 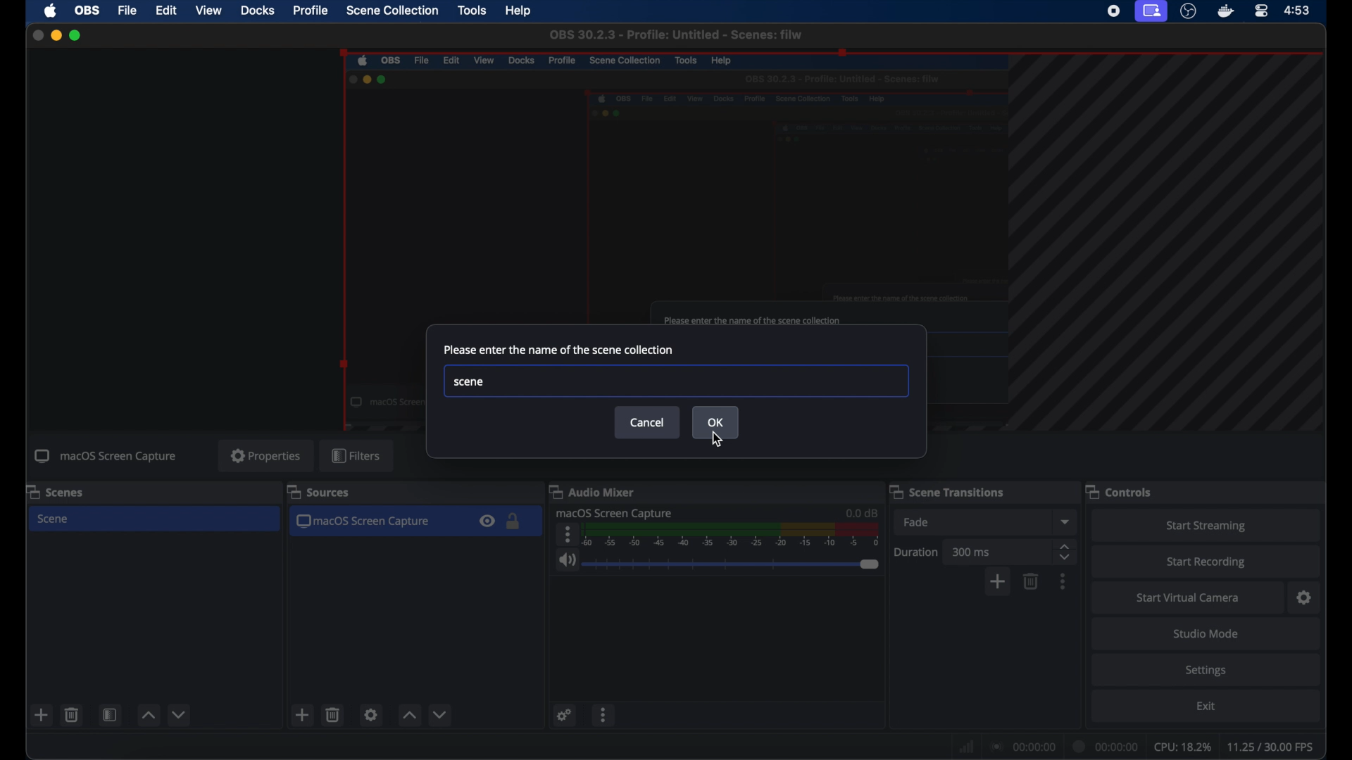 I want to click on 300 ms, so click(x=971, y=551).